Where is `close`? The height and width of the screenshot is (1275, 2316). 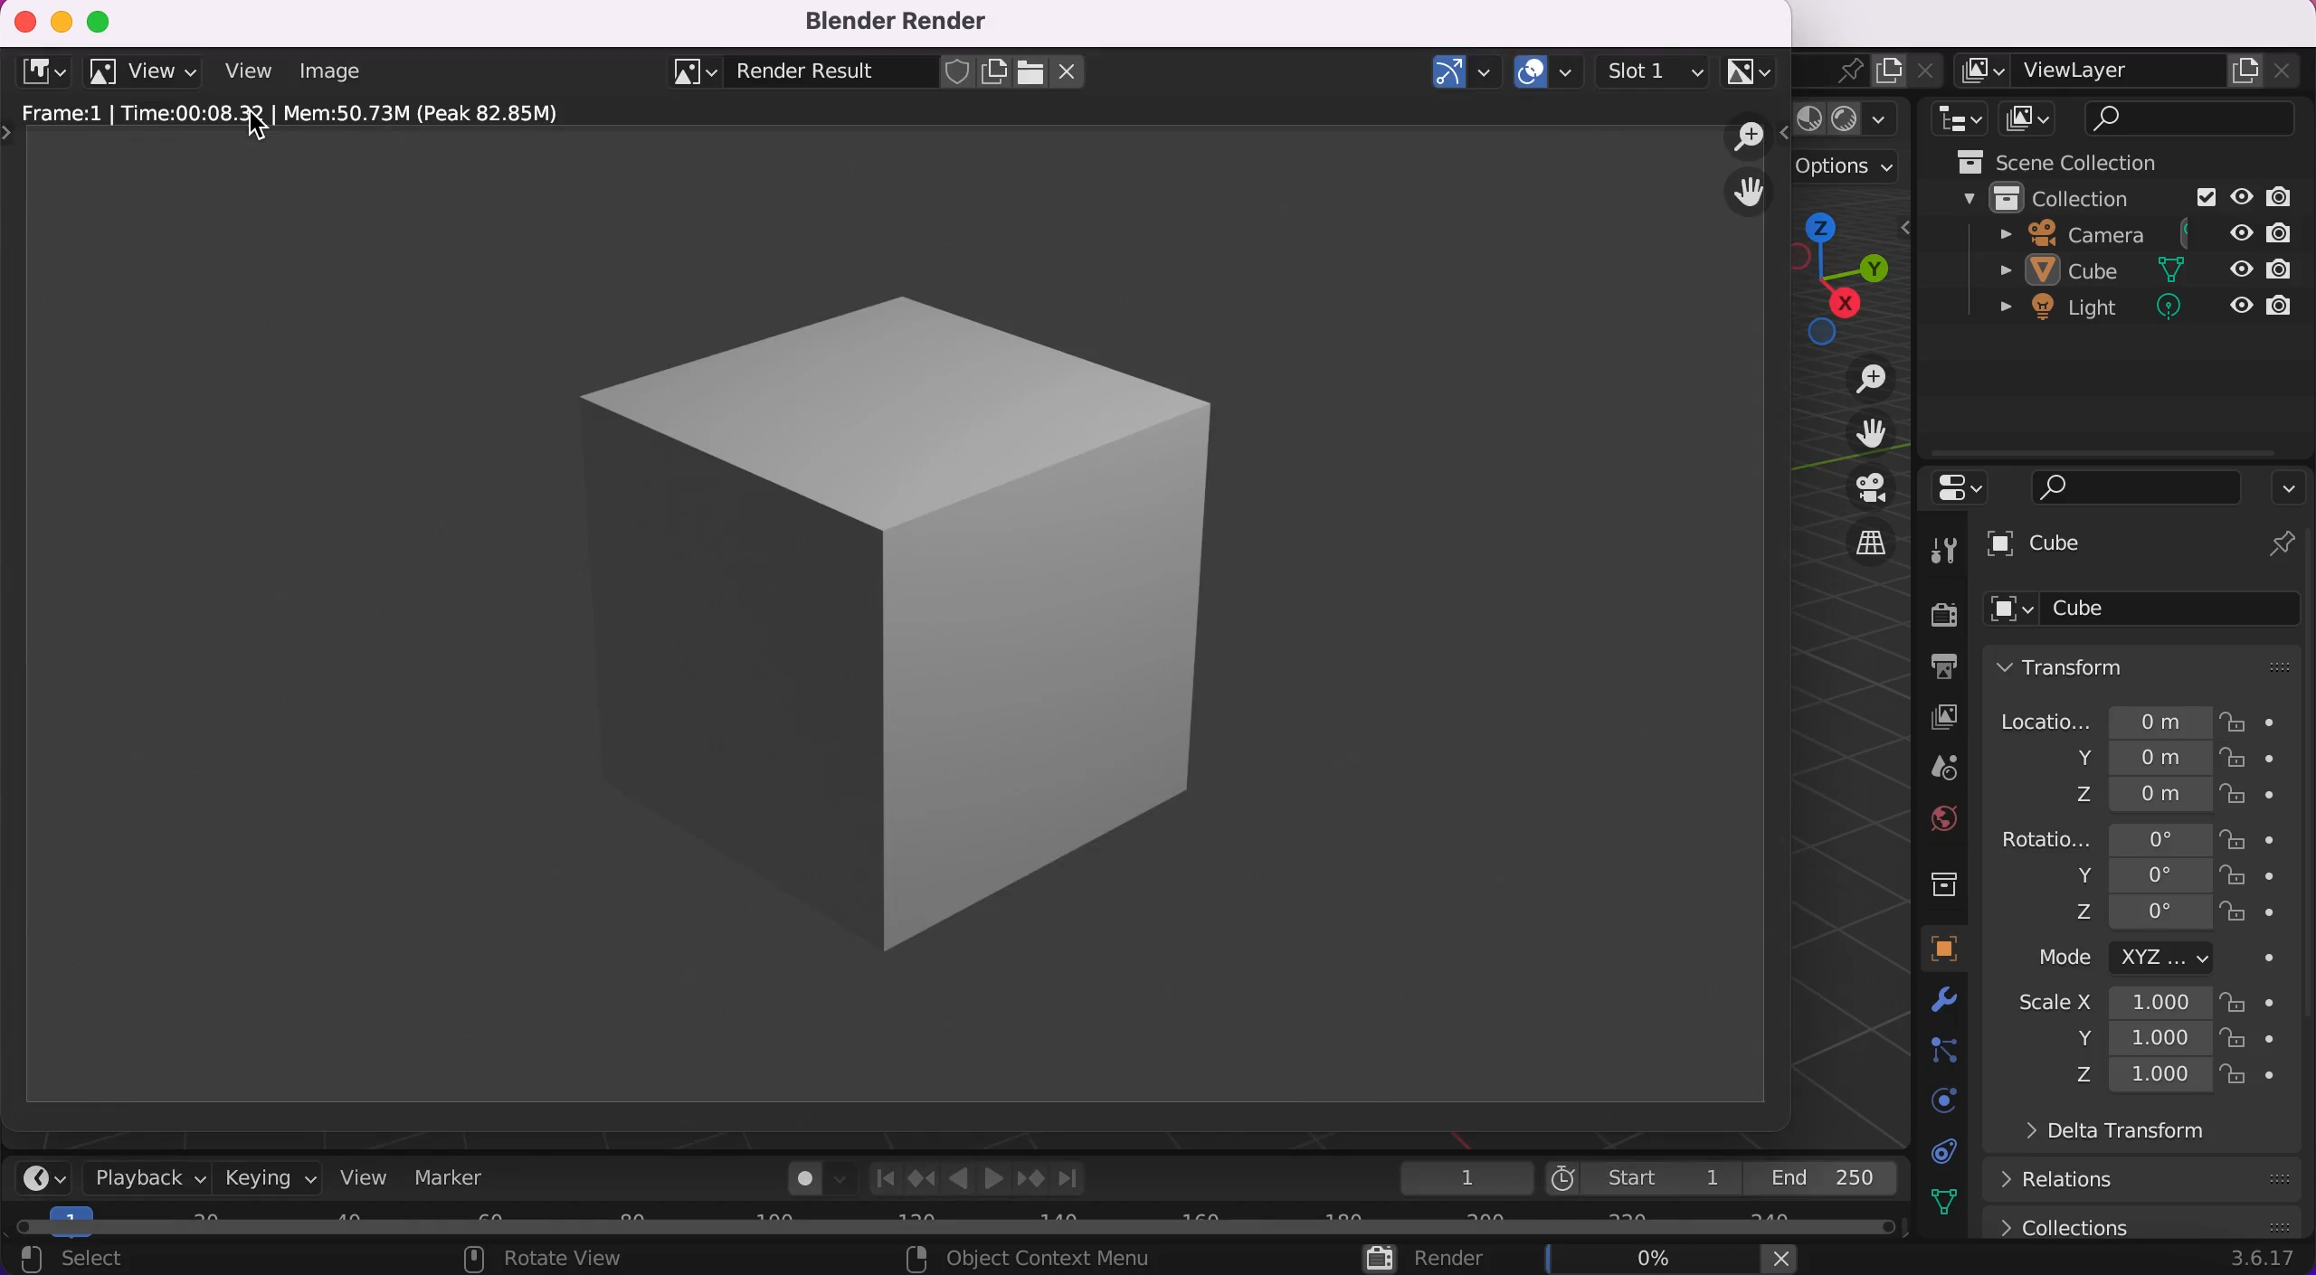 close is located at coordinates (1082, 75).